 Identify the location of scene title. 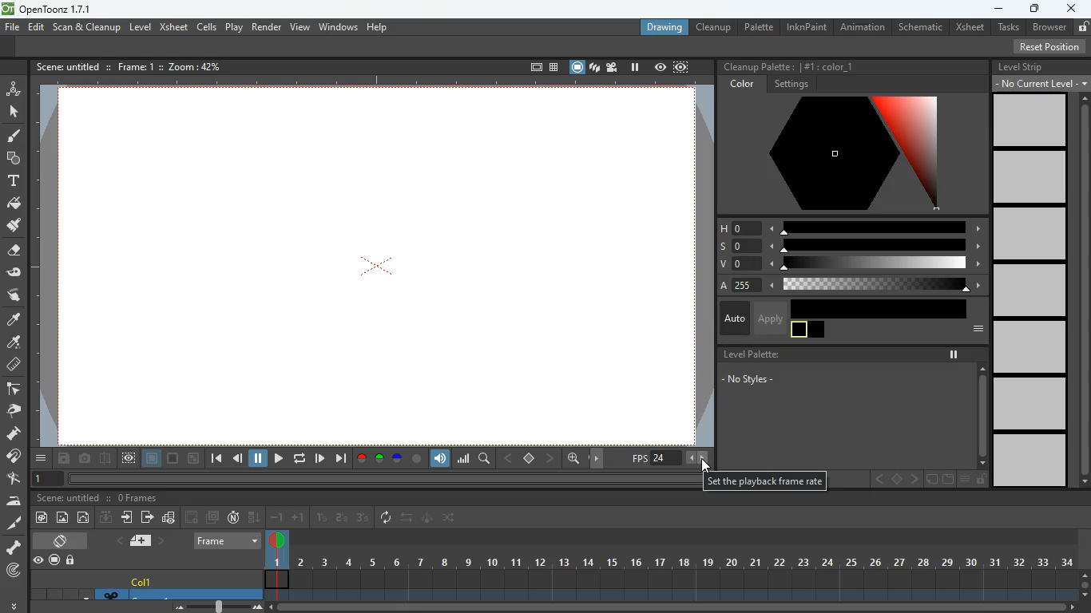
(68, 496).